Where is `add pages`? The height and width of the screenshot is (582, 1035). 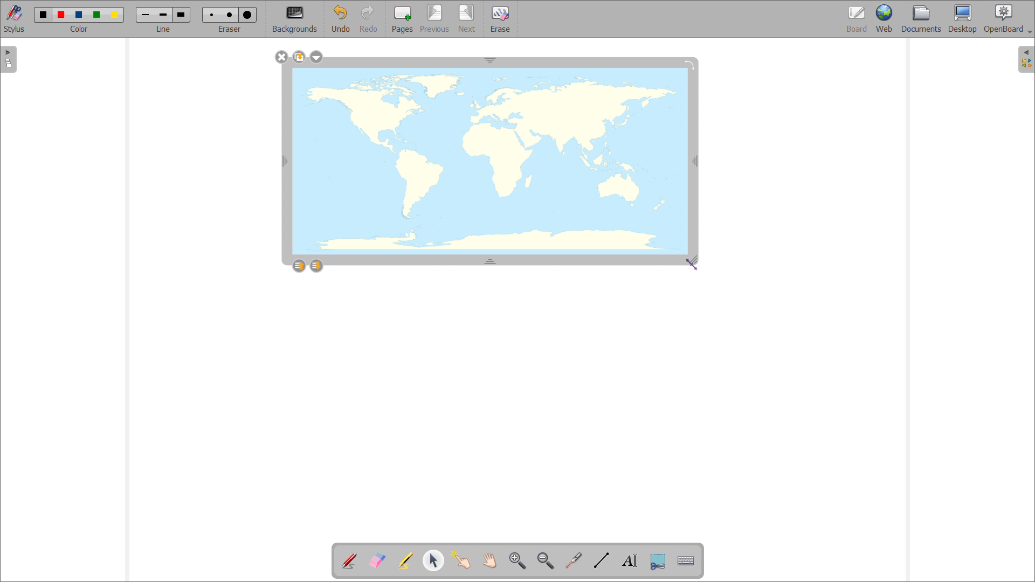 add pages is located at coordinates (401, 19).